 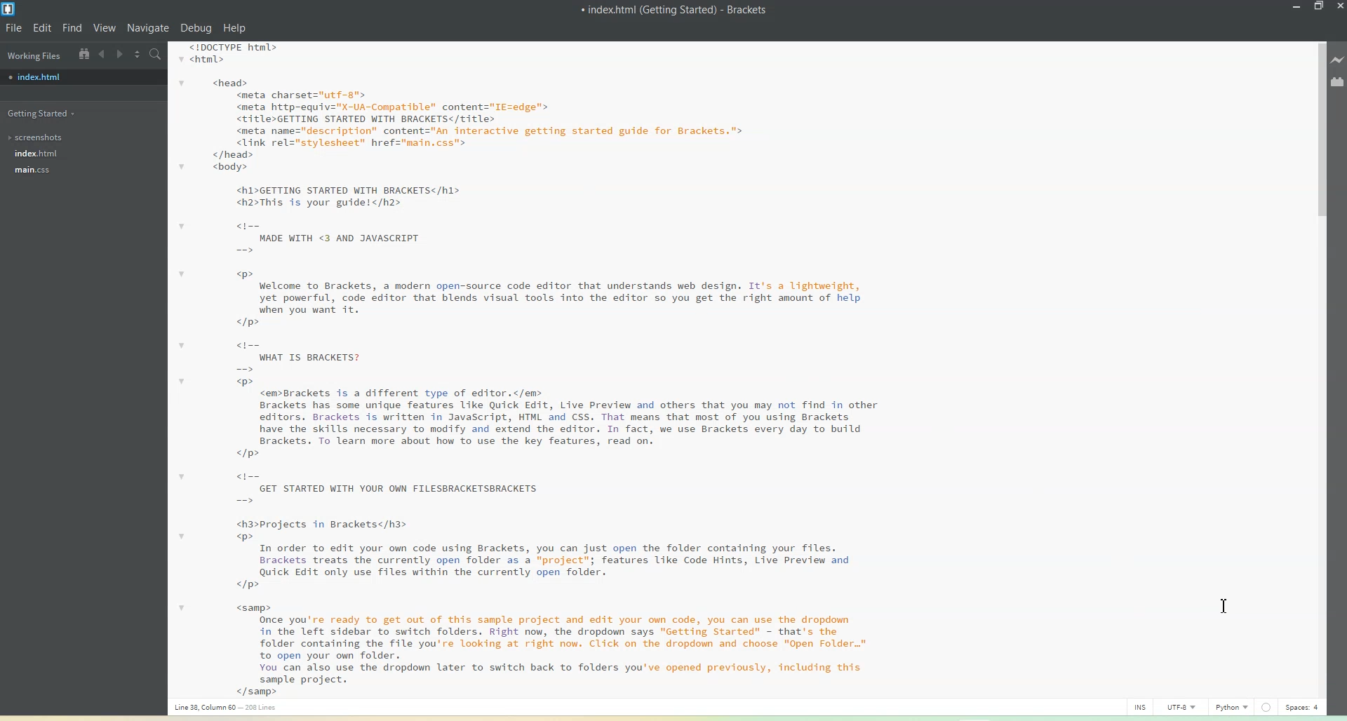 I want to click on Maximize, so click(x=1320, y=7).